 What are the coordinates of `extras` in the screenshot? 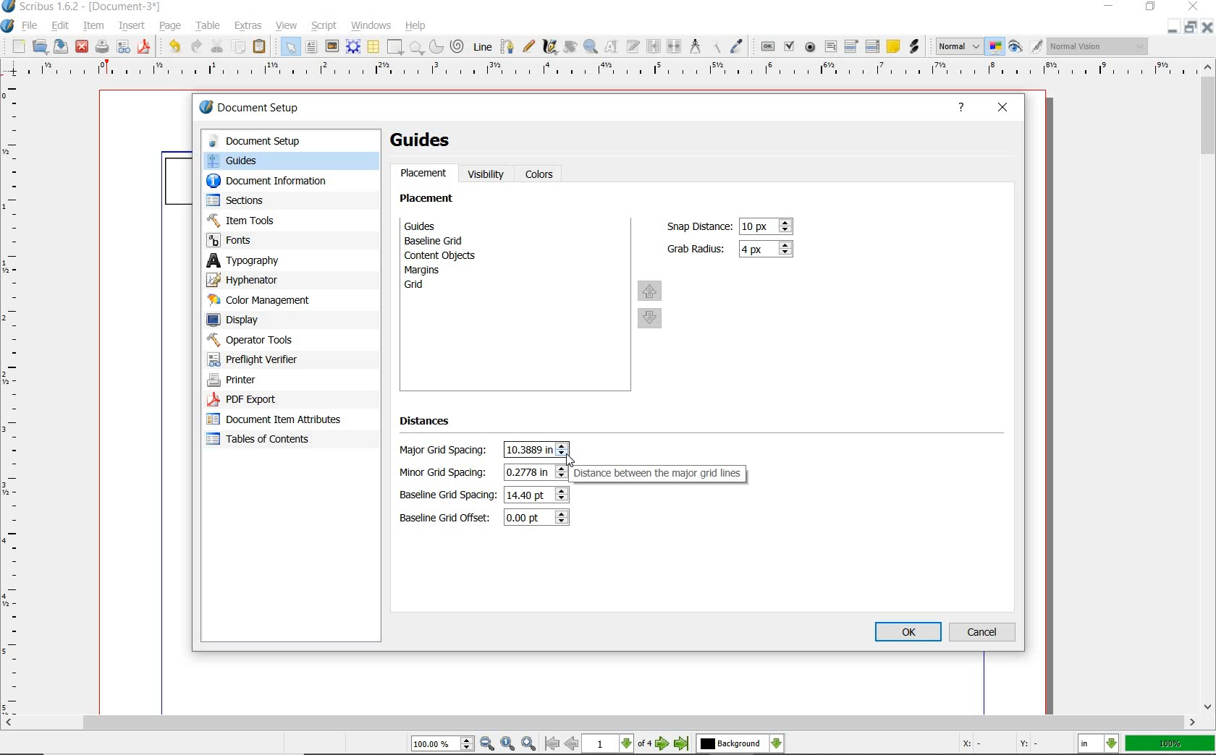 It's located at (250, 25).